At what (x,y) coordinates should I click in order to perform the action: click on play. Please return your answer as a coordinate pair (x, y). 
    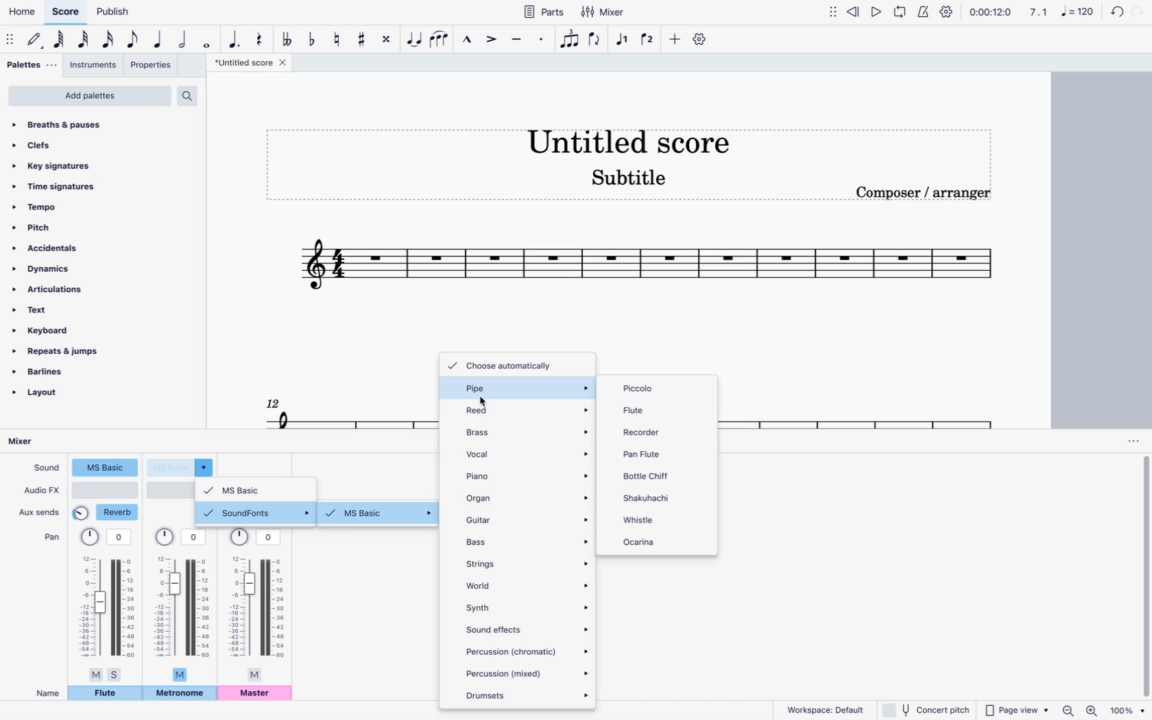
    Looking at the image, I should click on (876, 12).